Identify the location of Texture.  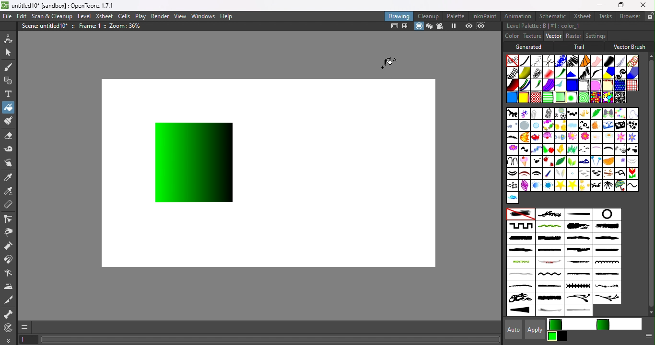
(531, 36).